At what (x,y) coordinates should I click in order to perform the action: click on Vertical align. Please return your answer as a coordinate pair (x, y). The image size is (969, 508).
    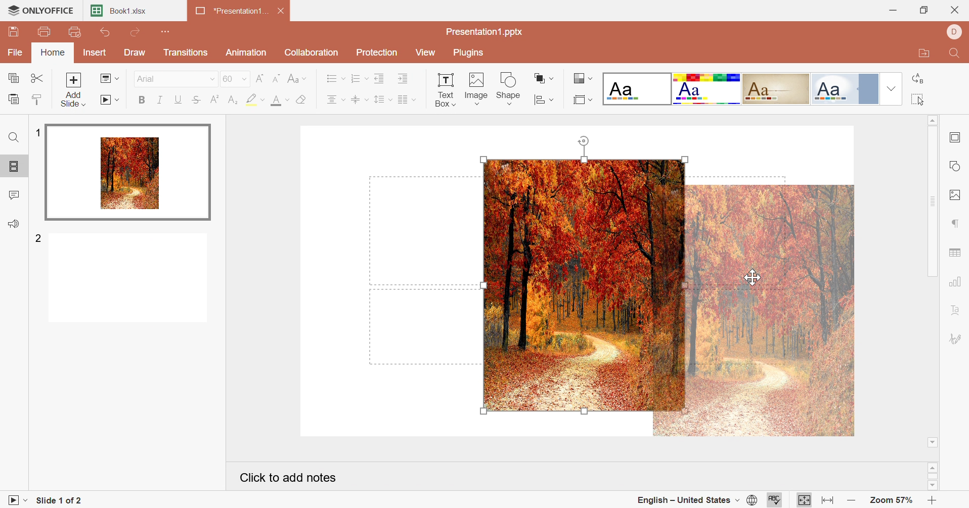
    Looking at the image, I should click on (357, 100).